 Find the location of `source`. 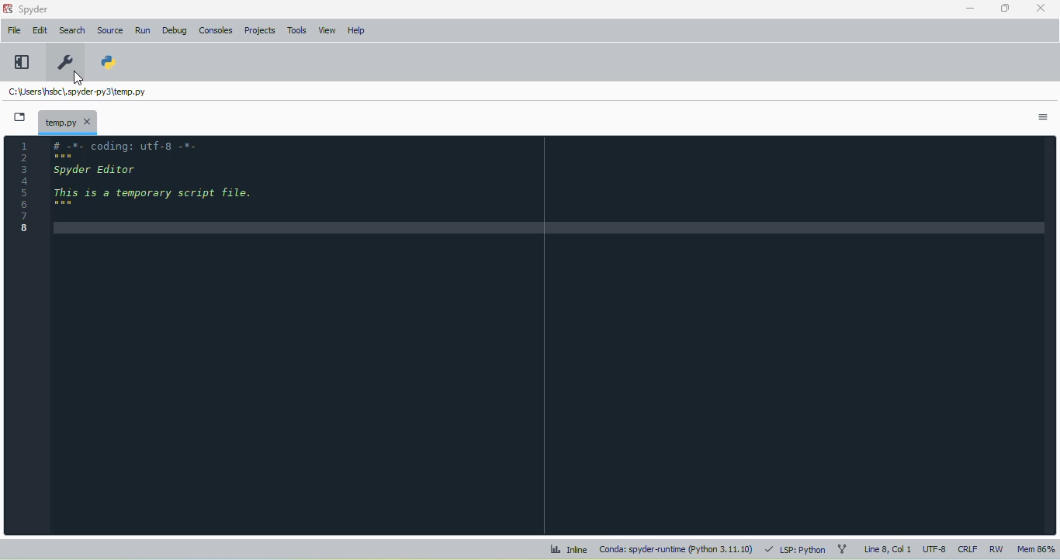

source is located at coordinates (109, 30).